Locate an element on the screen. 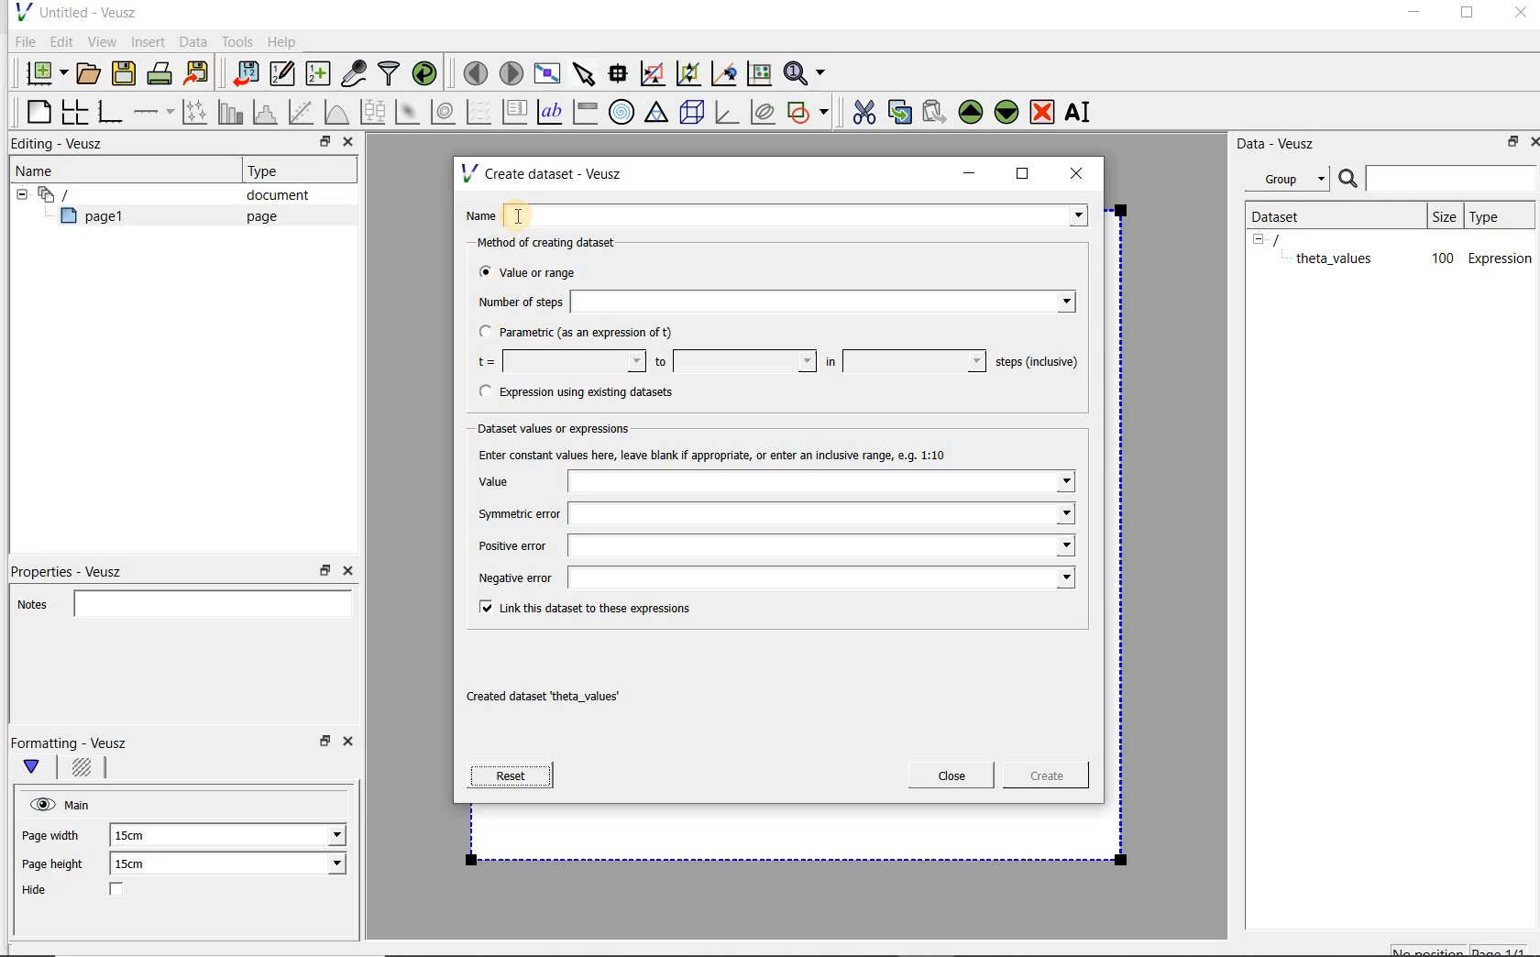 The image size is (1540, 957). text label is located at coordinates (552, 111).